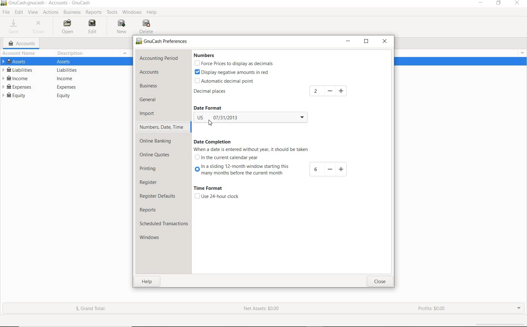 The width and height of the screenshot is (527, 327). What do you see at coordinates (47, 3) in the screenshot?
I see `SYSTEM NAME` at bounding box center [47, 3].